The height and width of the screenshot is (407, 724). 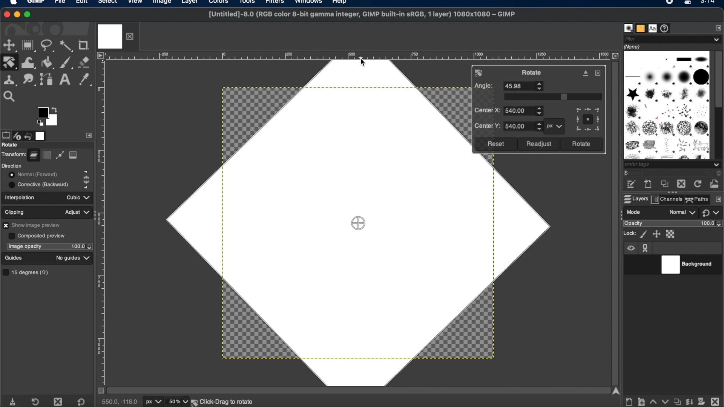 What do you see at coordinates (12, 95) in the screenshot?
I see `zoom tool` at bounding box center [12, 95].